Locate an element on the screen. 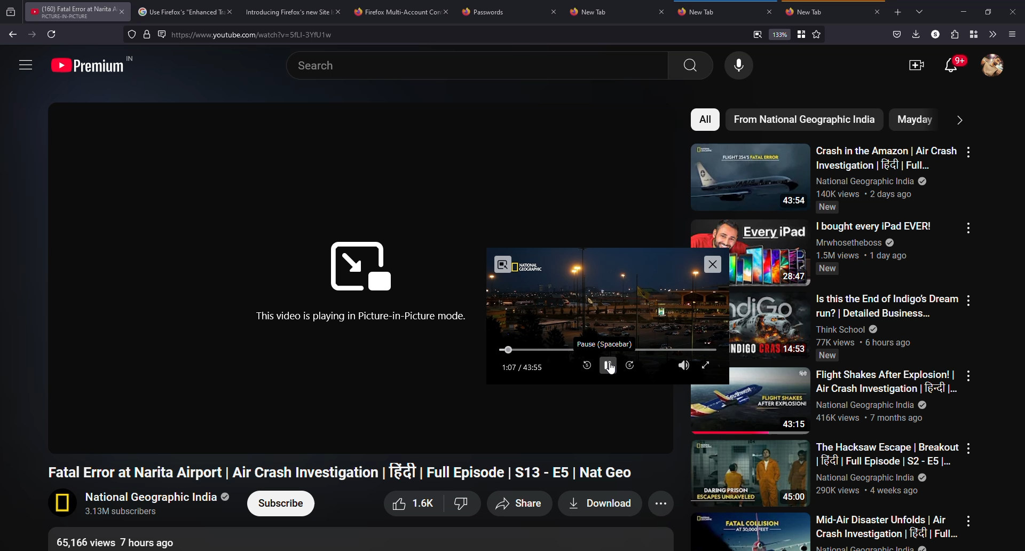 This screenshot has width=1025, height=551. refresh is located at coordinates (52, 34).